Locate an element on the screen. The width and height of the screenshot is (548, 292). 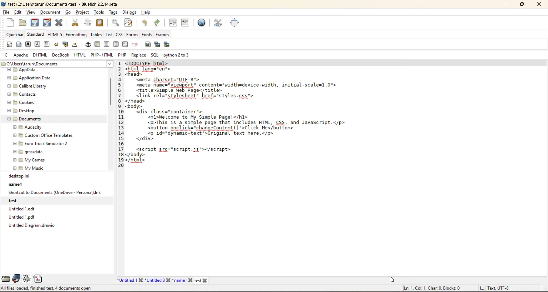
html 5 is located at coordinates (55, 35).